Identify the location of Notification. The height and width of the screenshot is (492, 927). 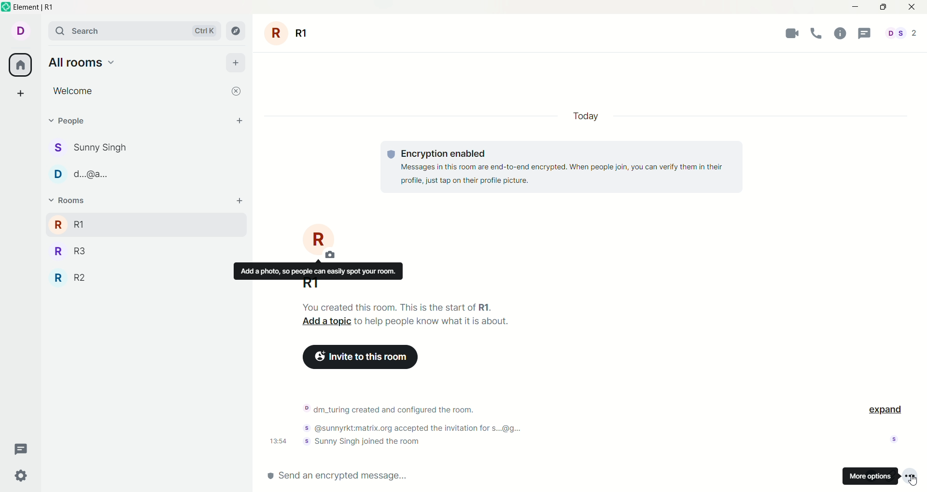
(361, 441).